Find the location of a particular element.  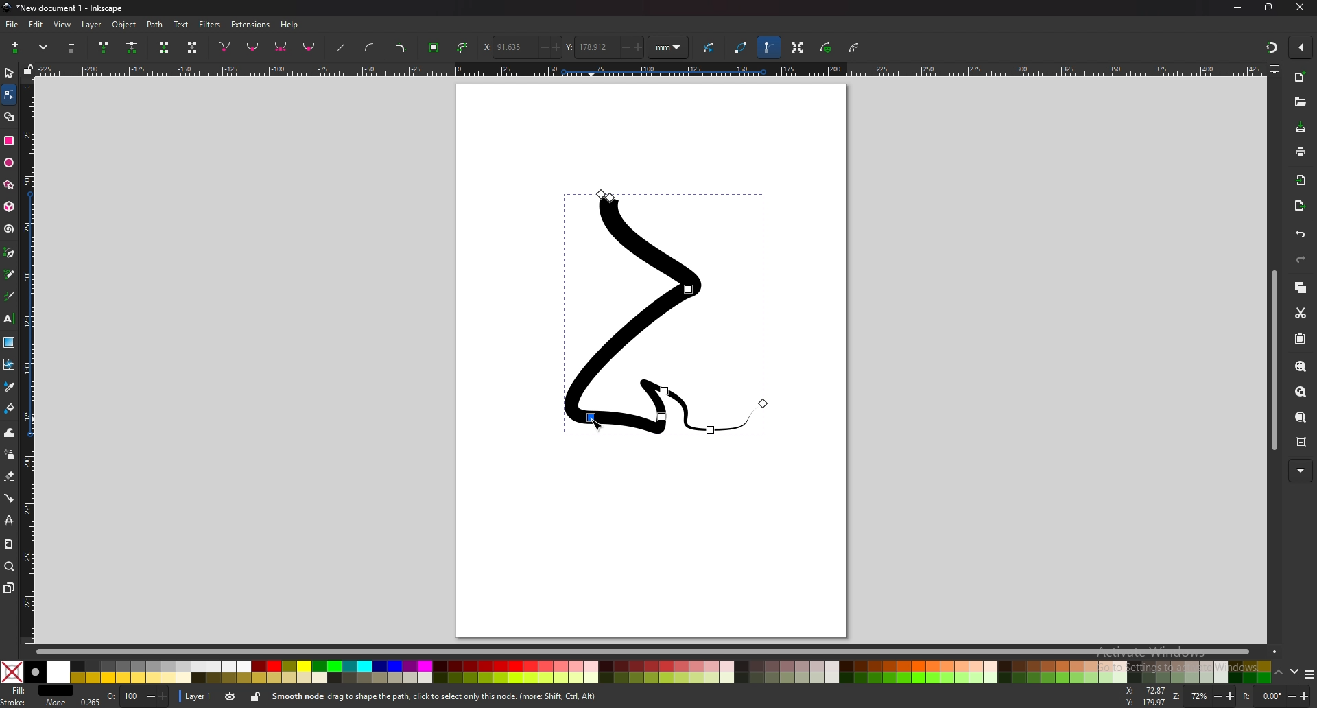

text is located at coordinates (10, 319).